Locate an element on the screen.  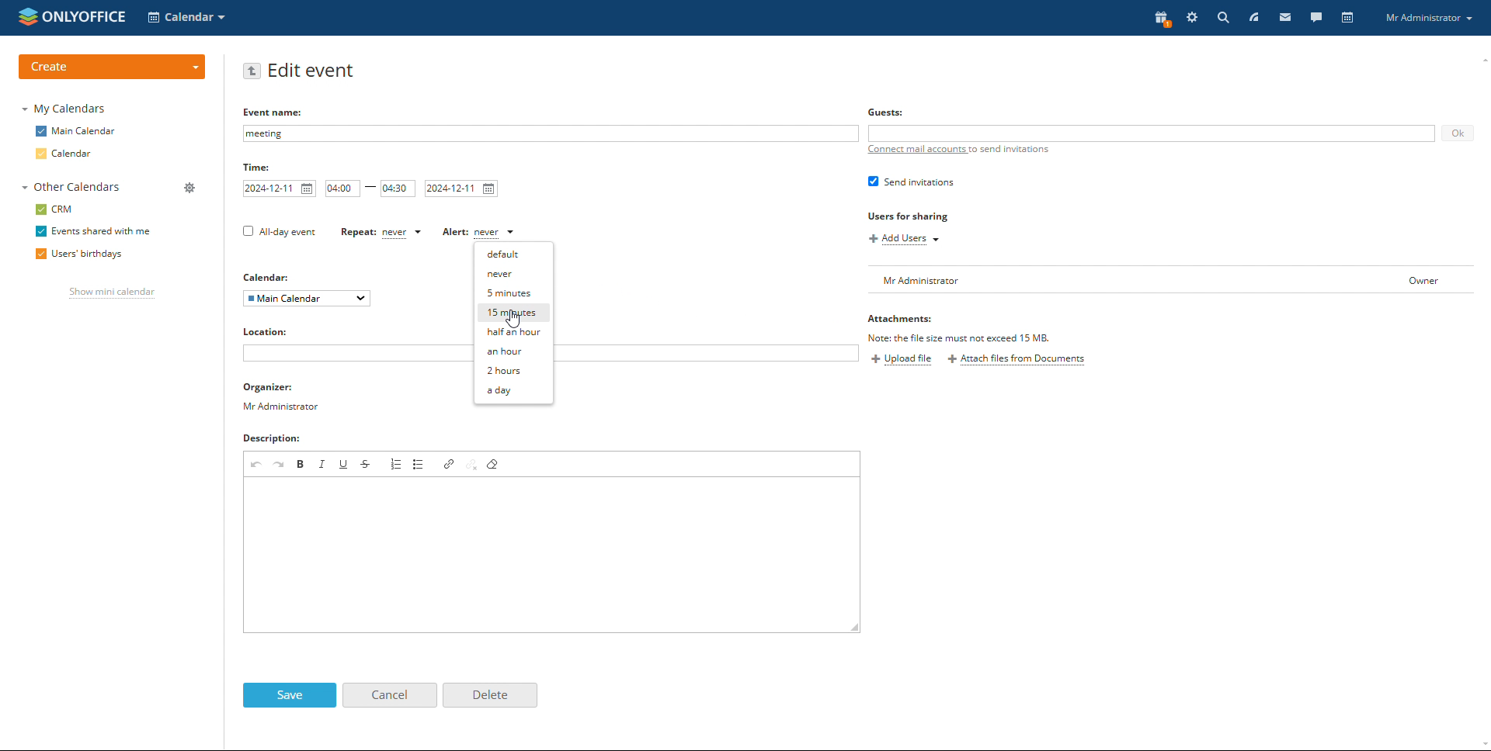
link is located at coordinates (449, 464).